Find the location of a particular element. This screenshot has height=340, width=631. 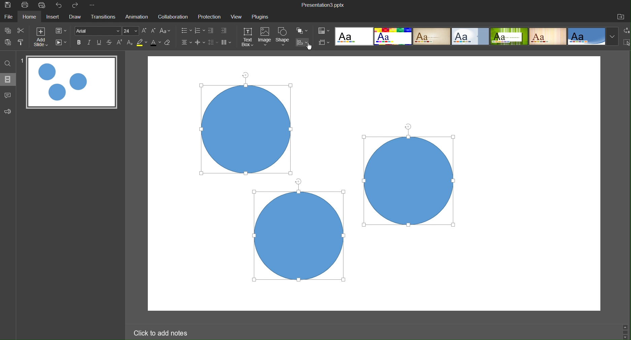

Bold is located at coordinates (79, 42).